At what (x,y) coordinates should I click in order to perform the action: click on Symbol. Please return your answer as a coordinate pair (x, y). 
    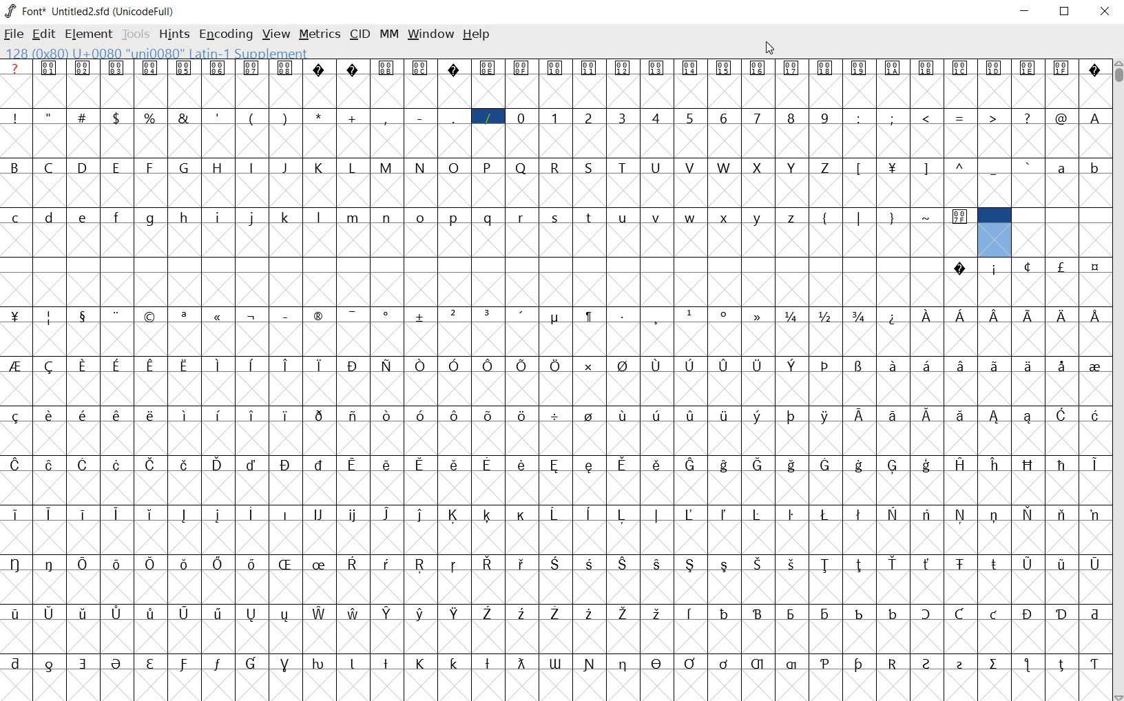
    Looking at the image, I should click on (388, 563).